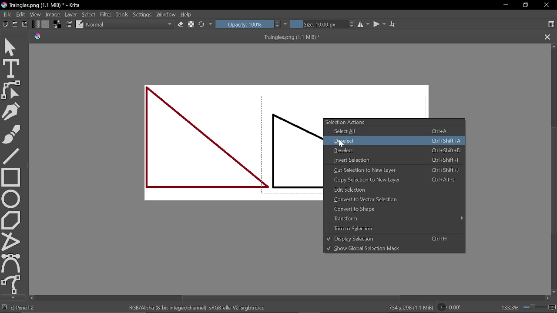 The width and height of the screenshot is (557, 313). Describe the element at coordinates (31, 298) in the screenshot. I see `Move left` at that location.